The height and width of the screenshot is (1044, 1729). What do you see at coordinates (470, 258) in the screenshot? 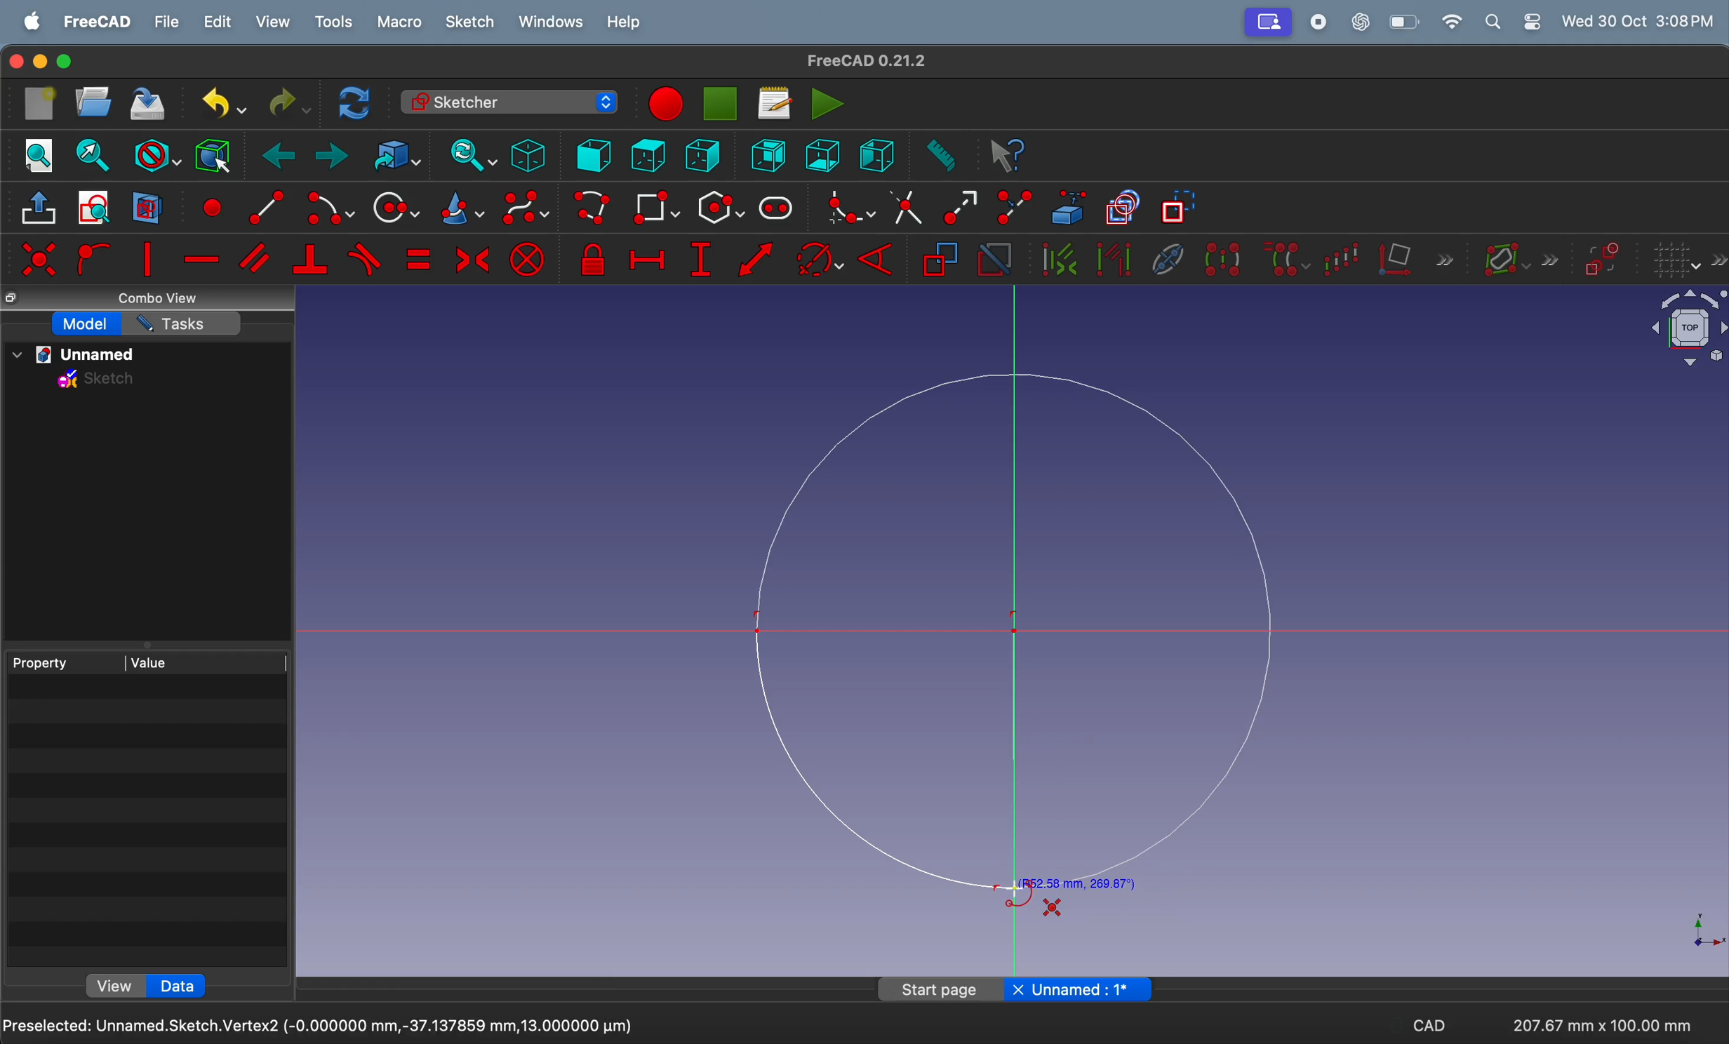
I see `constrain symmetrical` at bounding box center [470, 258].